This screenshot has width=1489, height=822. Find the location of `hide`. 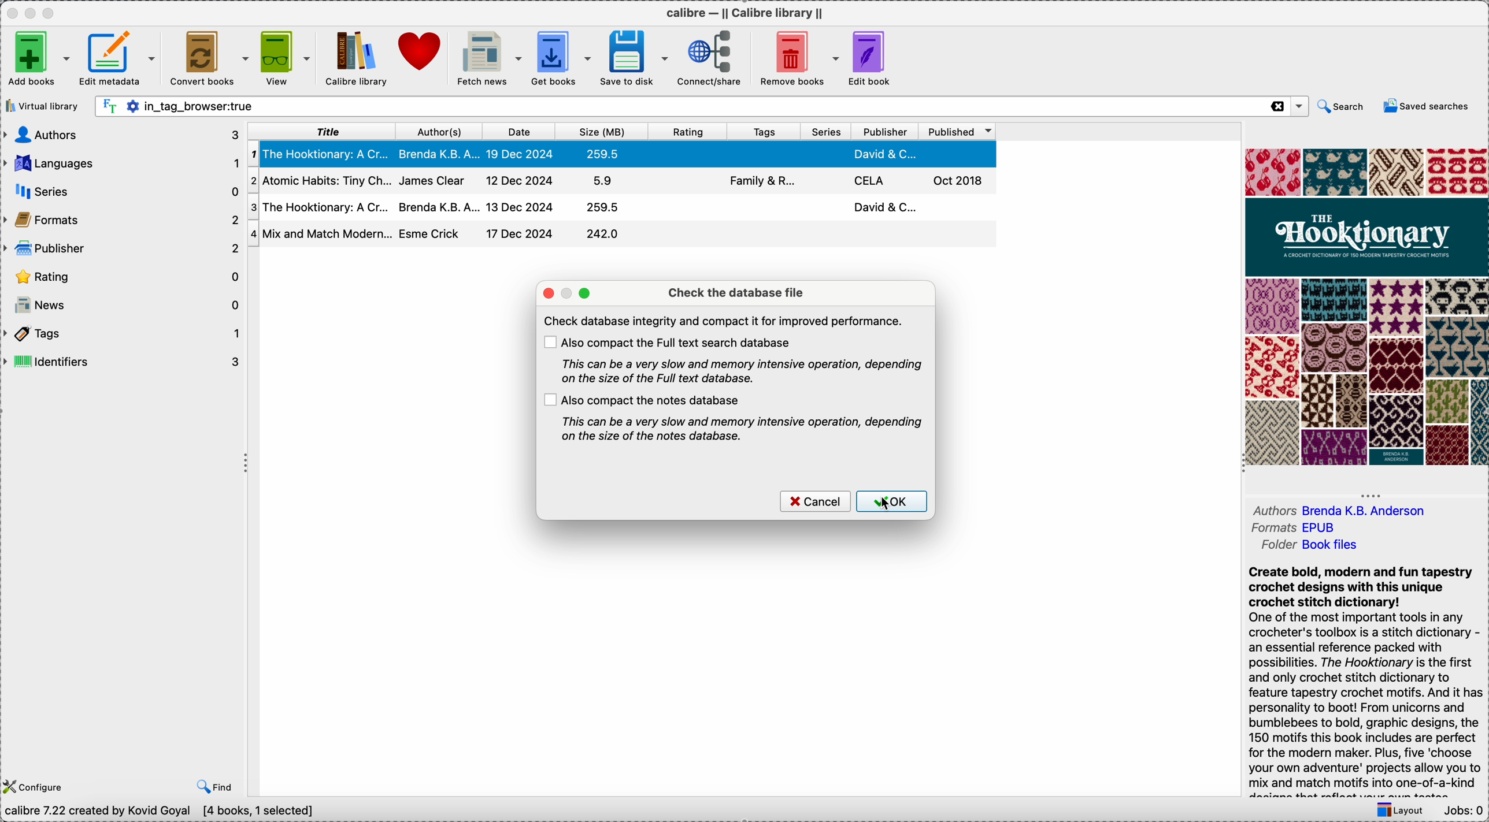

hide is located at coordinates (1368, 493).